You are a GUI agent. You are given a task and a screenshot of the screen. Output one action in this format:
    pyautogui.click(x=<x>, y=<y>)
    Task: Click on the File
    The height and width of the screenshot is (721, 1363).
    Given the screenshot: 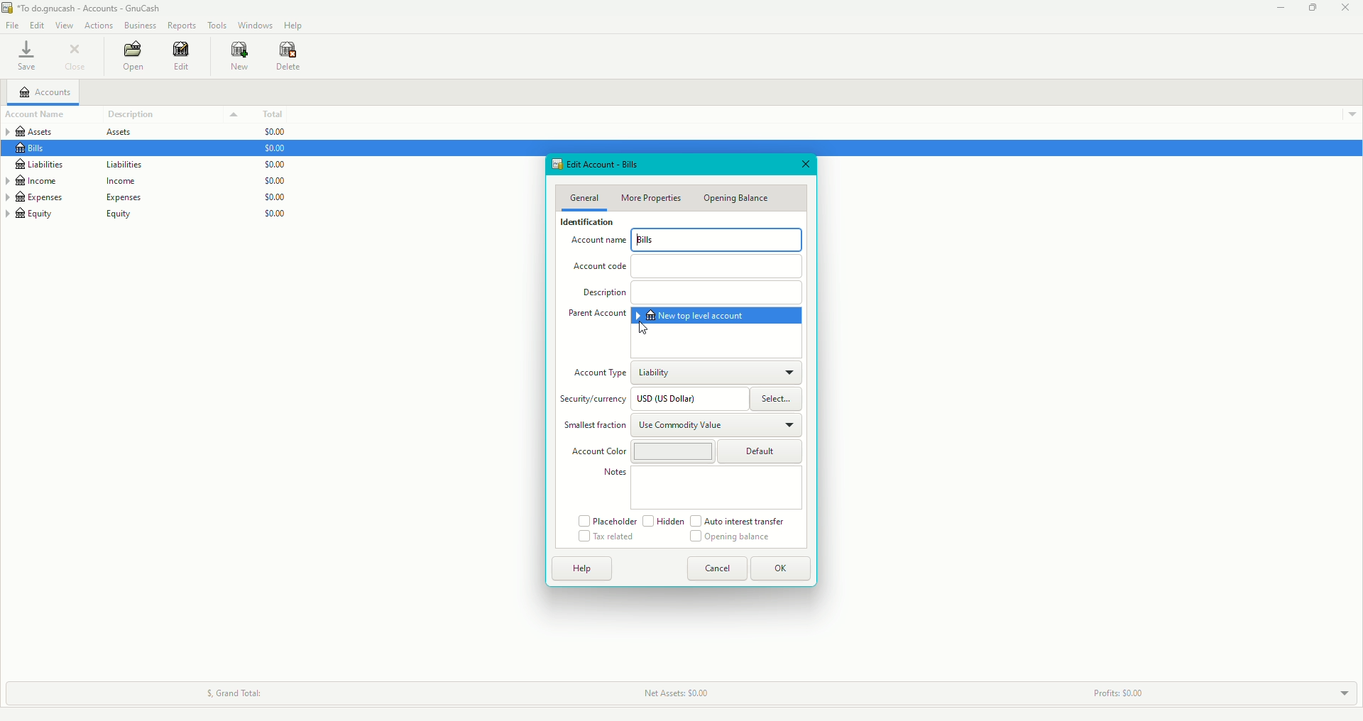 What is the action you would take?
    pyautogui.click(x=14, y=26)
    